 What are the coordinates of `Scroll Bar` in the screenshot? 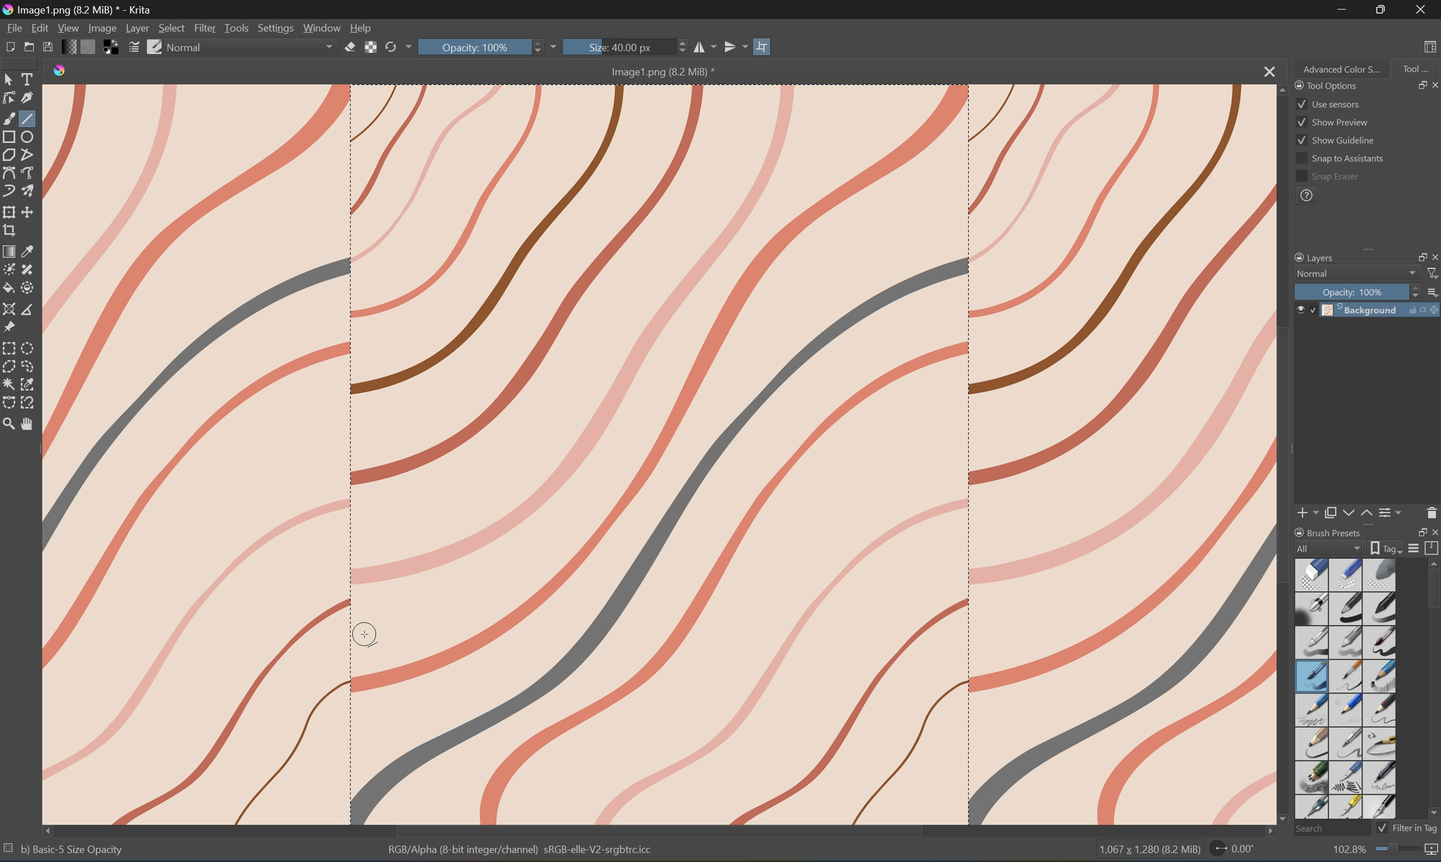 It's located at (1361, 239).